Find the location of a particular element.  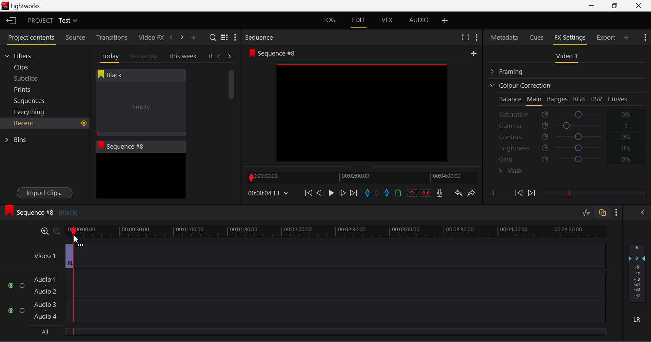

Window Title is located at coordinates (21, 6).